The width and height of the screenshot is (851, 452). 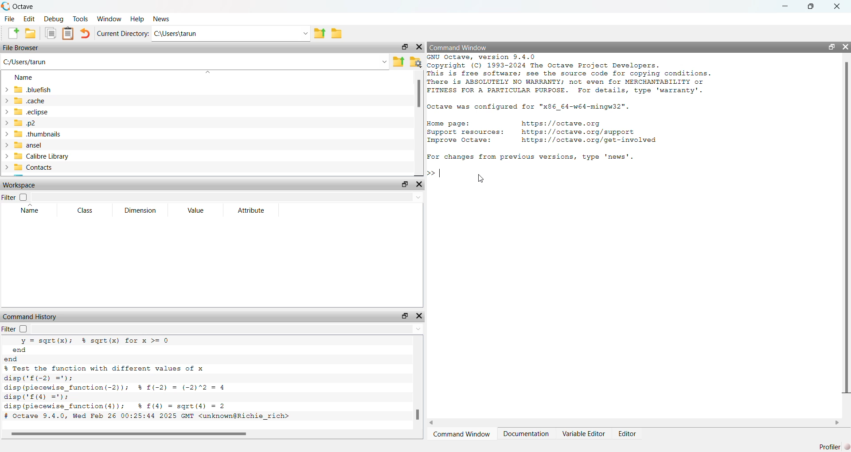 I want to click on Scrollbar, so click(x=416, y=414).